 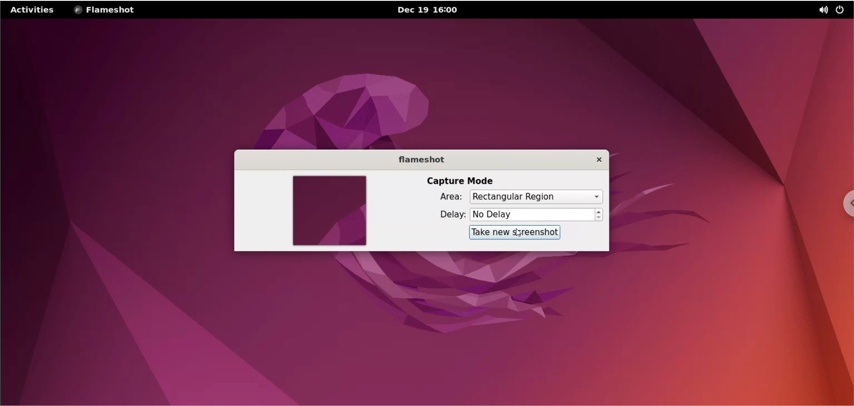 I want to click on flameshot options, so click(x=104, y=11).